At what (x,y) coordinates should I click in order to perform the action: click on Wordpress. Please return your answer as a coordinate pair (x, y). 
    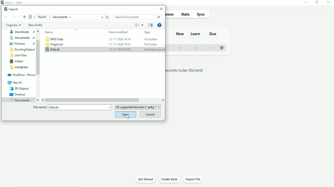
    Looking at the image, I should click on (19, 67).